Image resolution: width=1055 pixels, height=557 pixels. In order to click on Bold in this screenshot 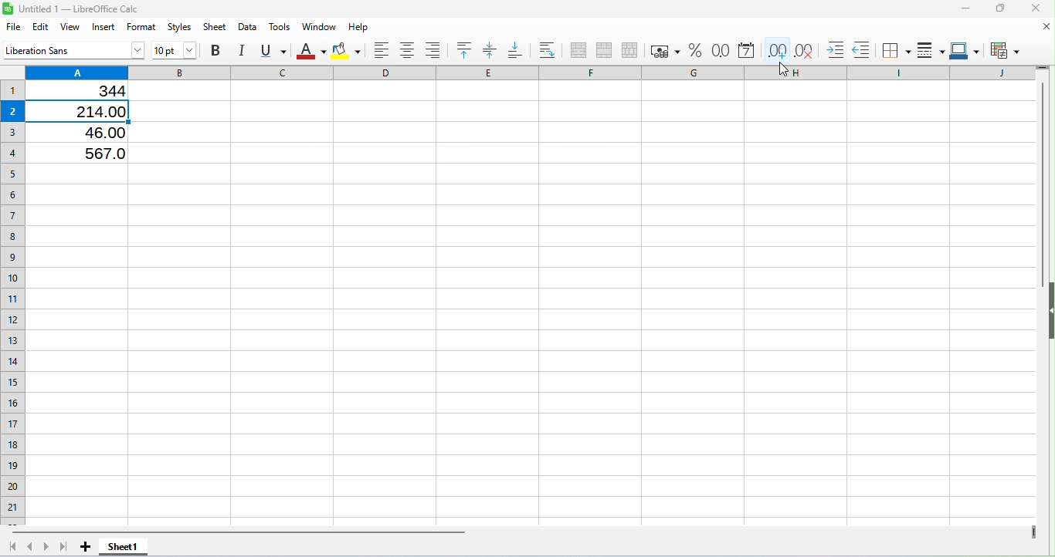, I will do `click(219, 49)`.